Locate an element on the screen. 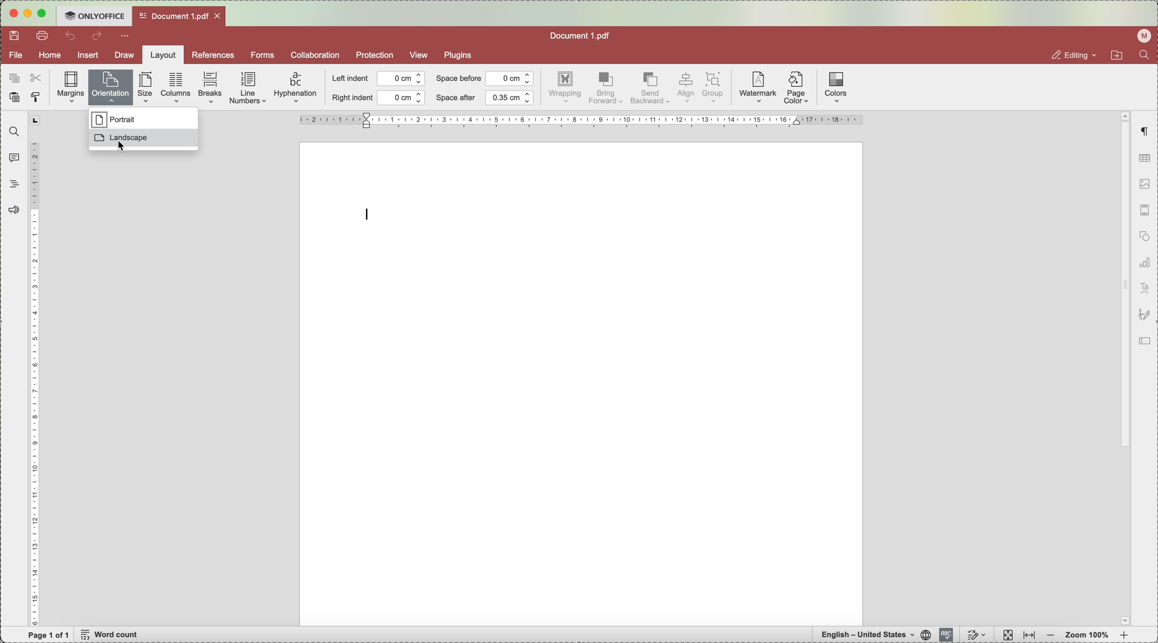 This screenshot has height=643, width=1158. zoom in is located at coordinates (1124, 636).